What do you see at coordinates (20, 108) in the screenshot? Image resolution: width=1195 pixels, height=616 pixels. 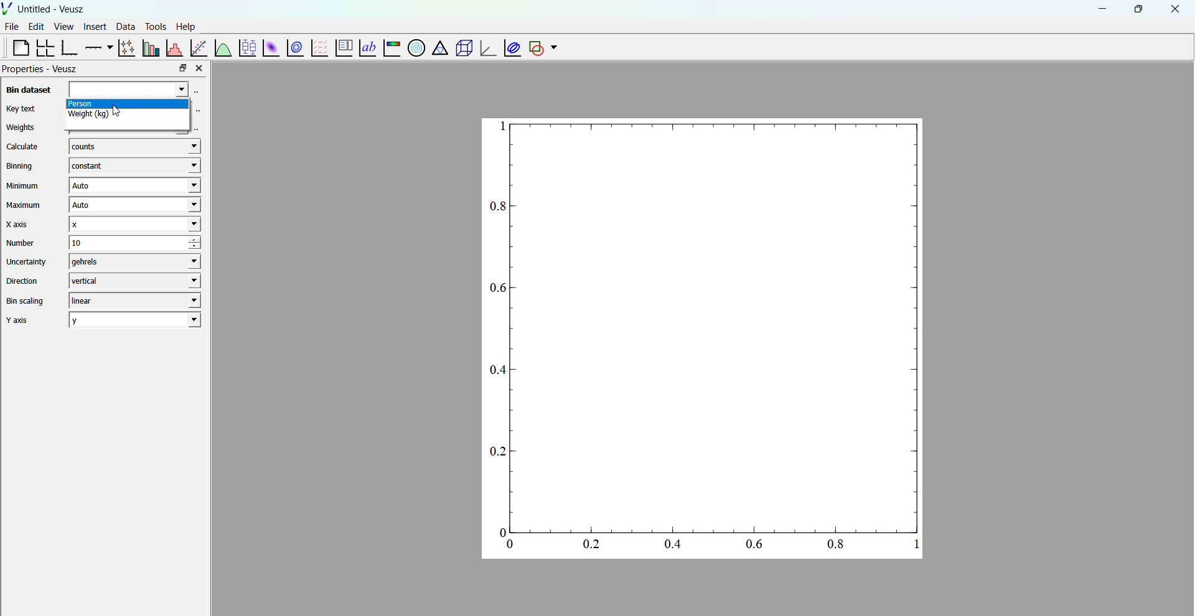 I see `Key text` at bounding box center [20, 108].